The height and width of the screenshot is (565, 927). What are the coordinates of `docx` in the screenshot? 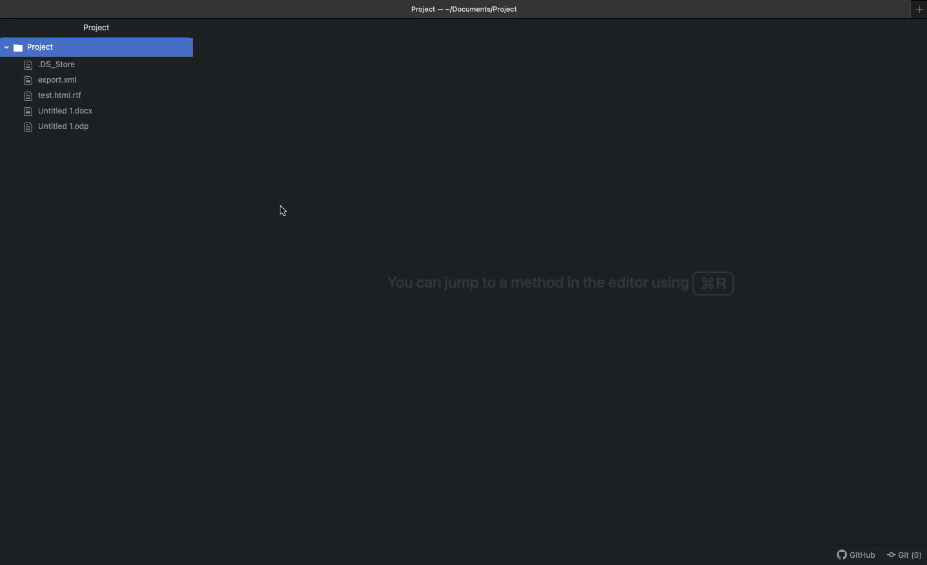 It's located at (54, 113).